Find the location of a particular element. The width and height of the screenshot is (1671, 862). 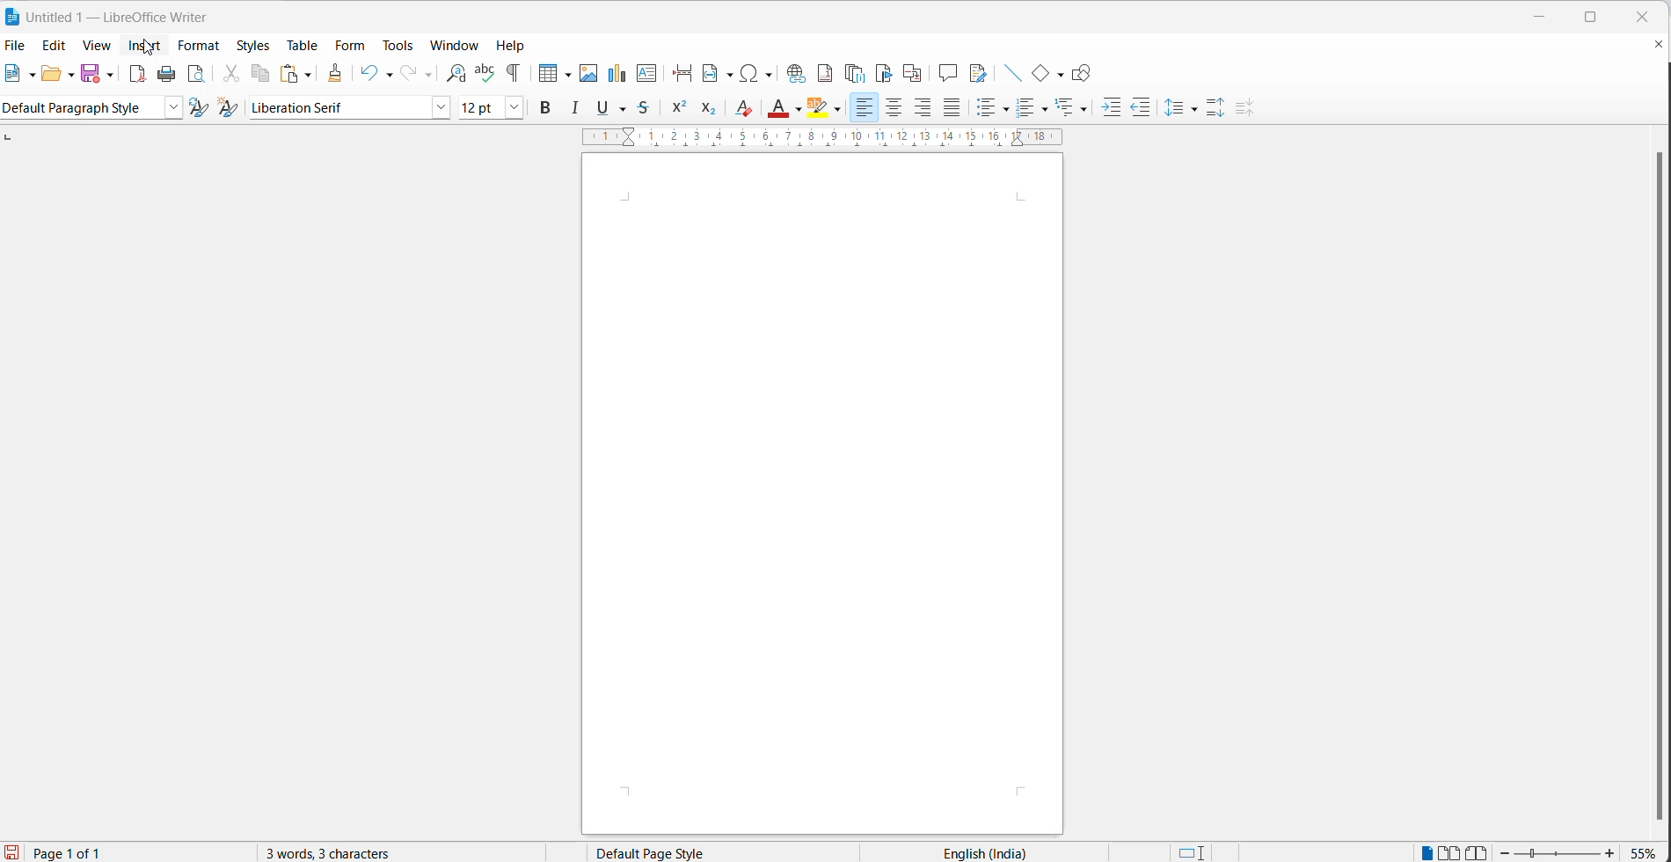

zoom percentage is located at coordinates (1646, 851).